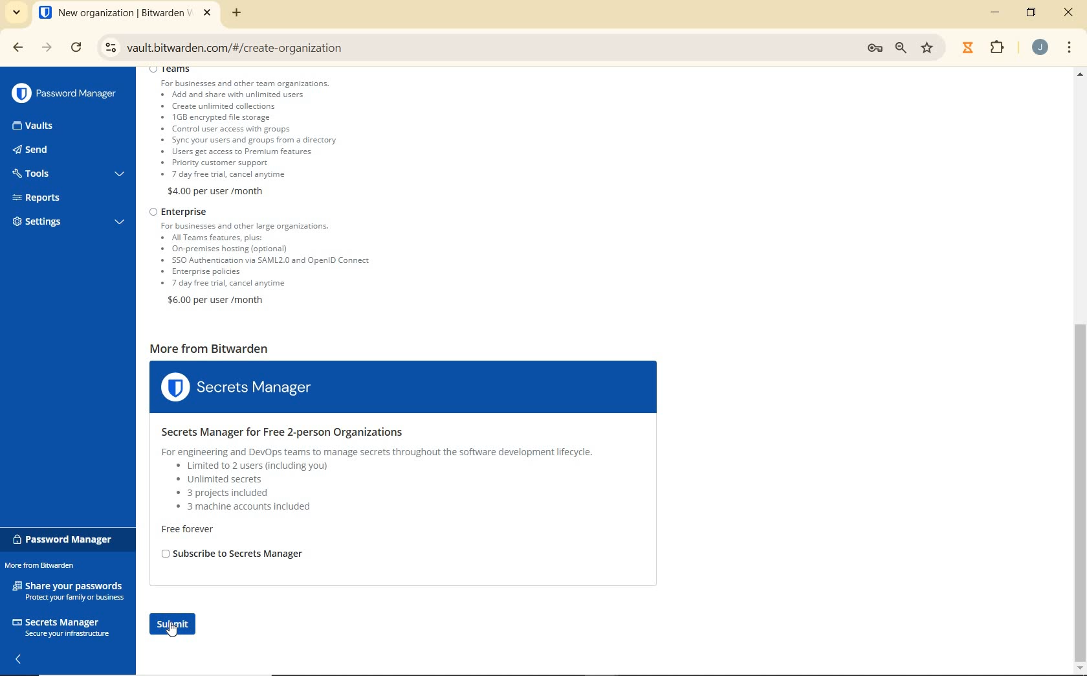  Describe the element at coordinates (873, 48) in the screenshot. I see `preferences` at that location.